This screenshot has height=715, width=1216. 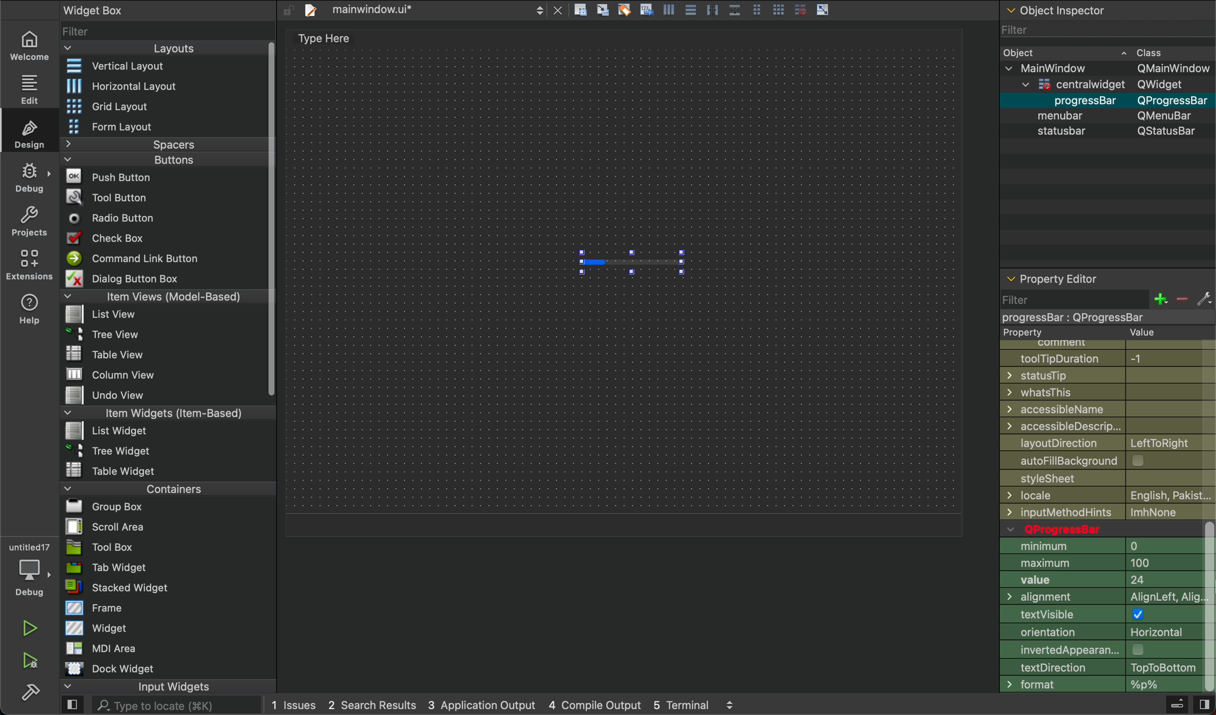 I want to click on Container, so click(x=143, y=488).